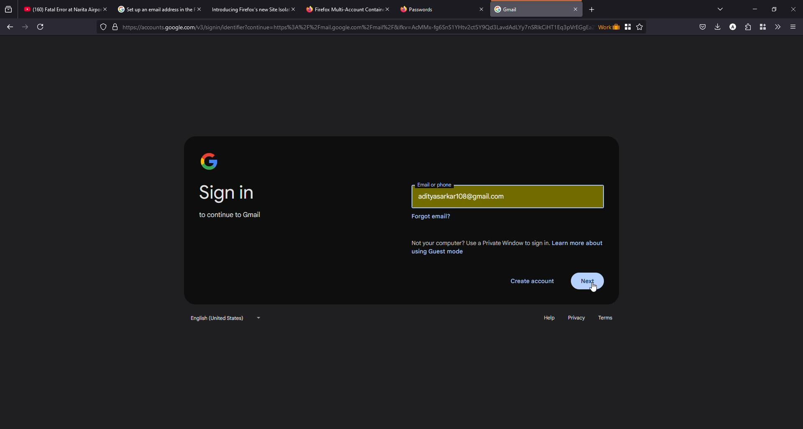  What do you see at coordinates (732, 27) in the screenshot?
I see `profile` at bounding box center [732, 27].